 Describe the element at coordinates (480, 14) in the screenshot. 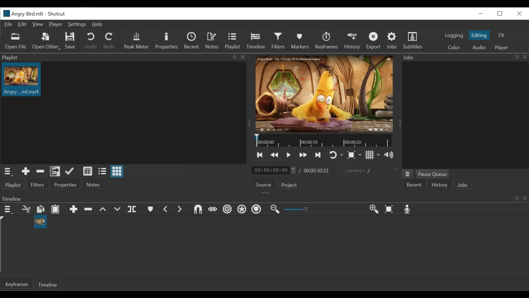

I see `minimize` at that location.